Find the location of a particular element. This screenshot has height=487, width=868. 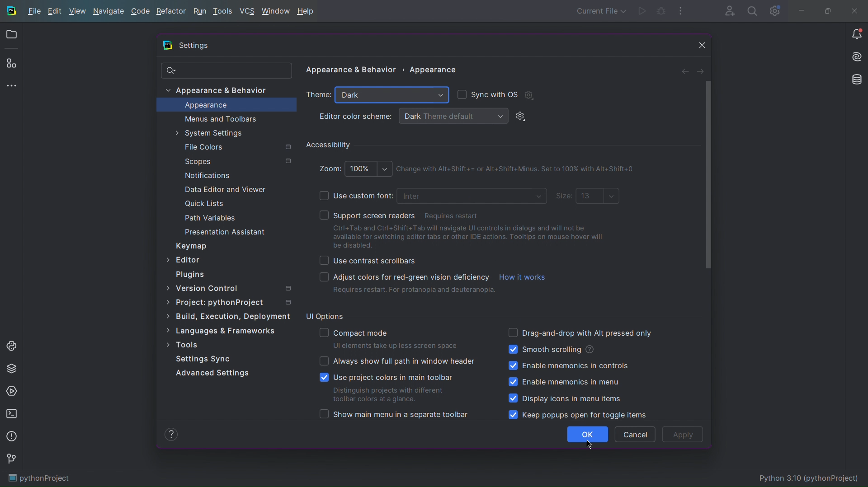

Smooth scrolling is located at coordinates (551, 349).